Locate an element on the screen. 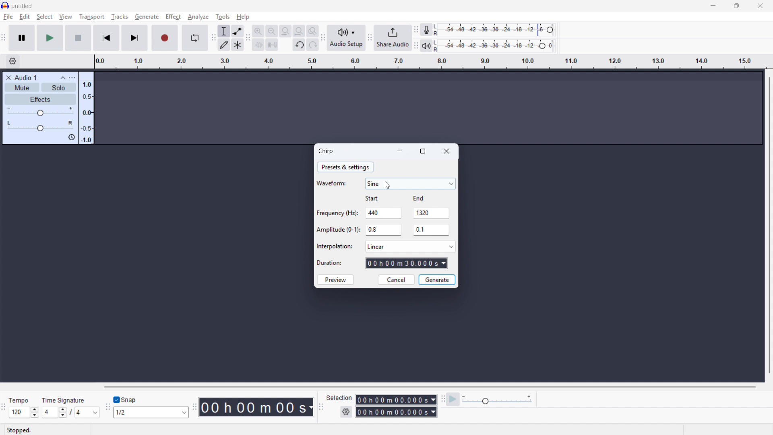 Image resolution: width=773 pixels, height=435 pixels. Frequency (Hz) is located at coordinates (337, 213).